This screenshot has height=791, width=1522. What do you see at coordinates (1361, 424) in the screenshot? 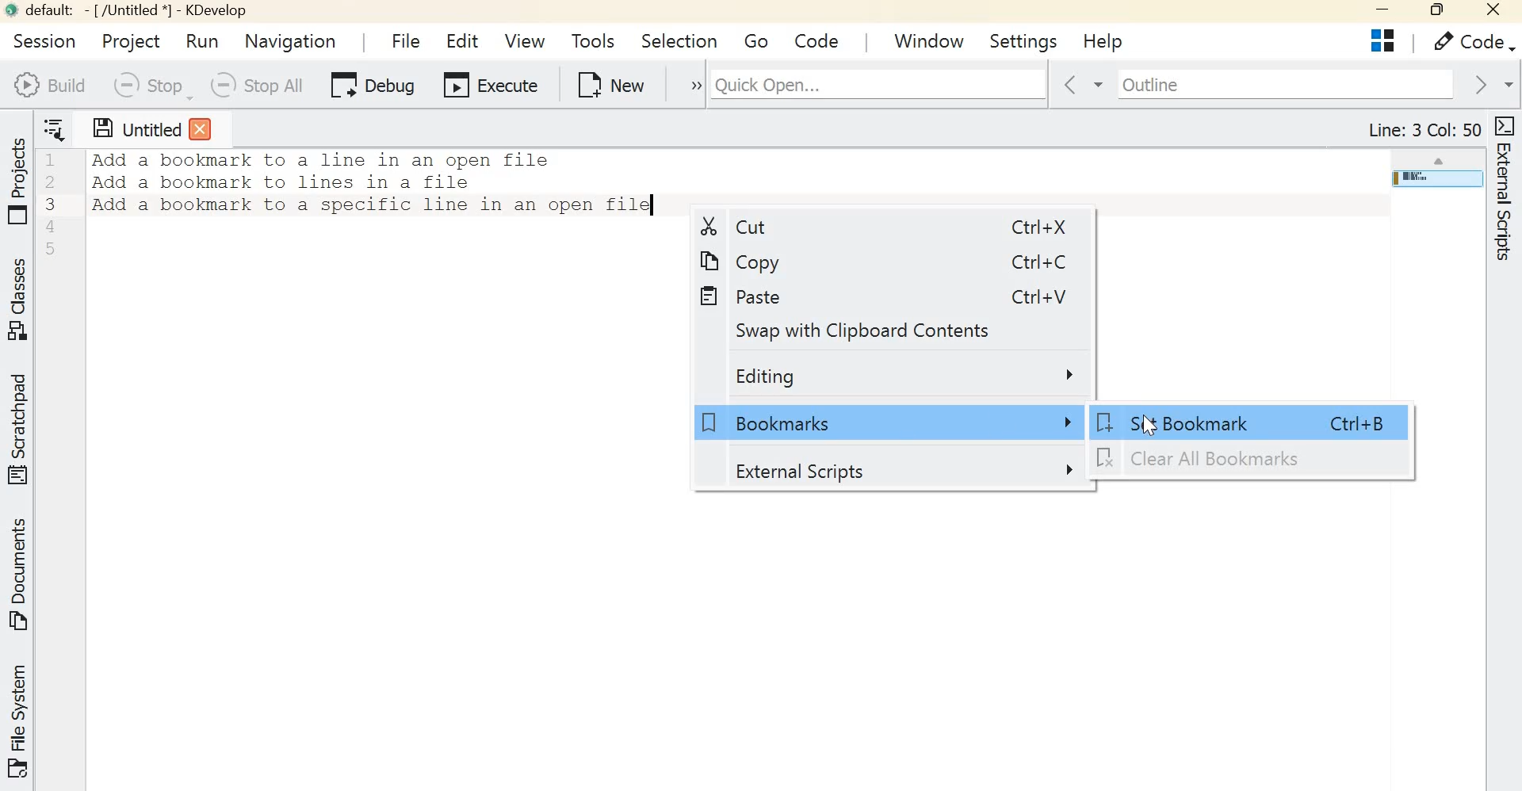
I see `Ctrl+B` at bounding box center [1361, 424].